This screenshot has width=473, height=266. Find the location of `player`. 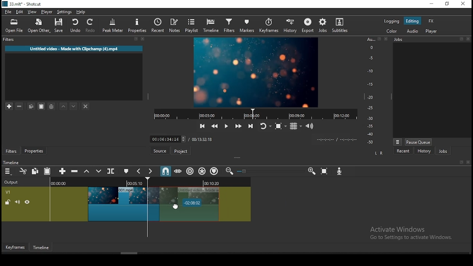

player is located at coordinates (47, 12).